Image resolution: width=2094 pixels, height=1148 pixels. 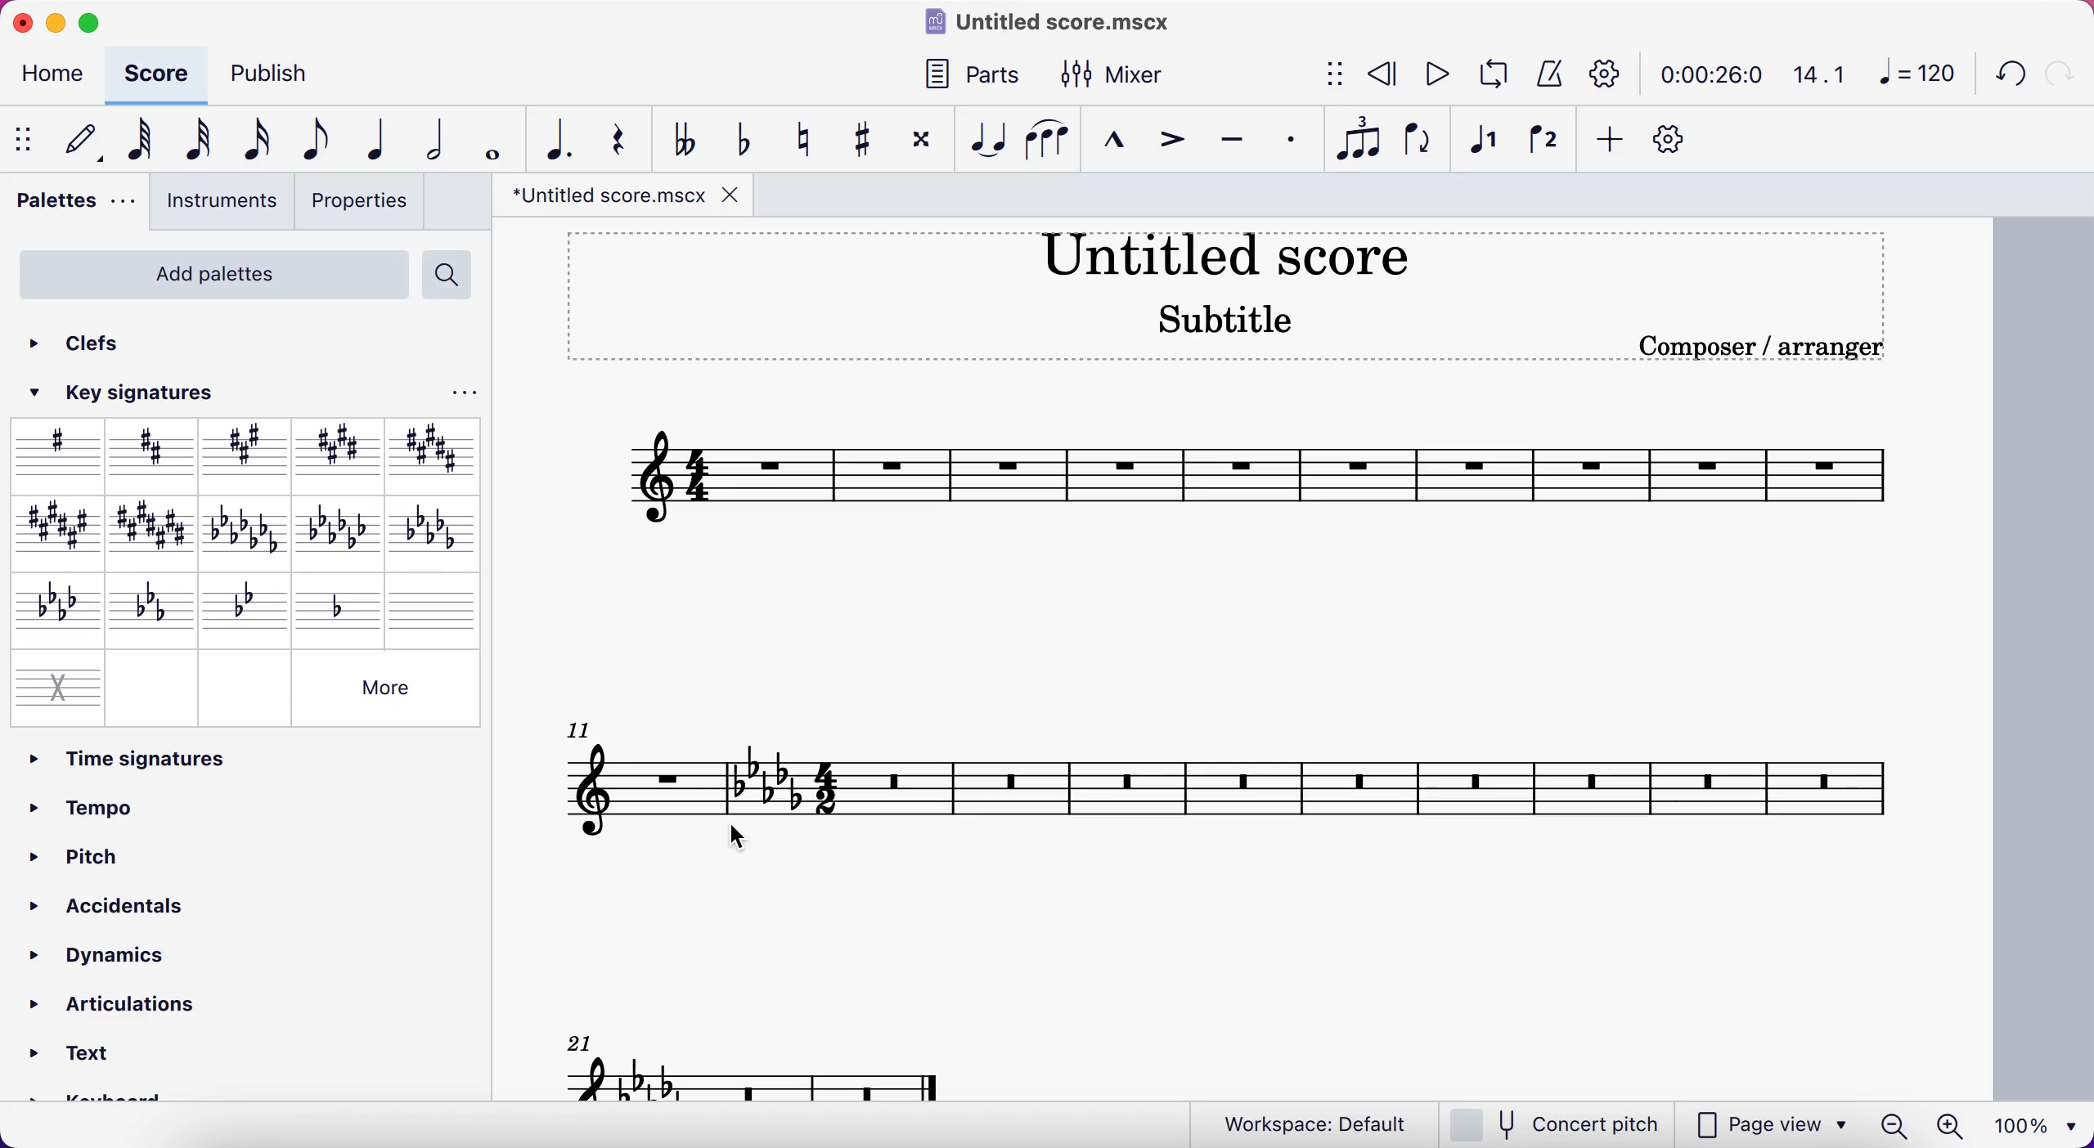 I want to click on C major, so click(x=155, y=531).